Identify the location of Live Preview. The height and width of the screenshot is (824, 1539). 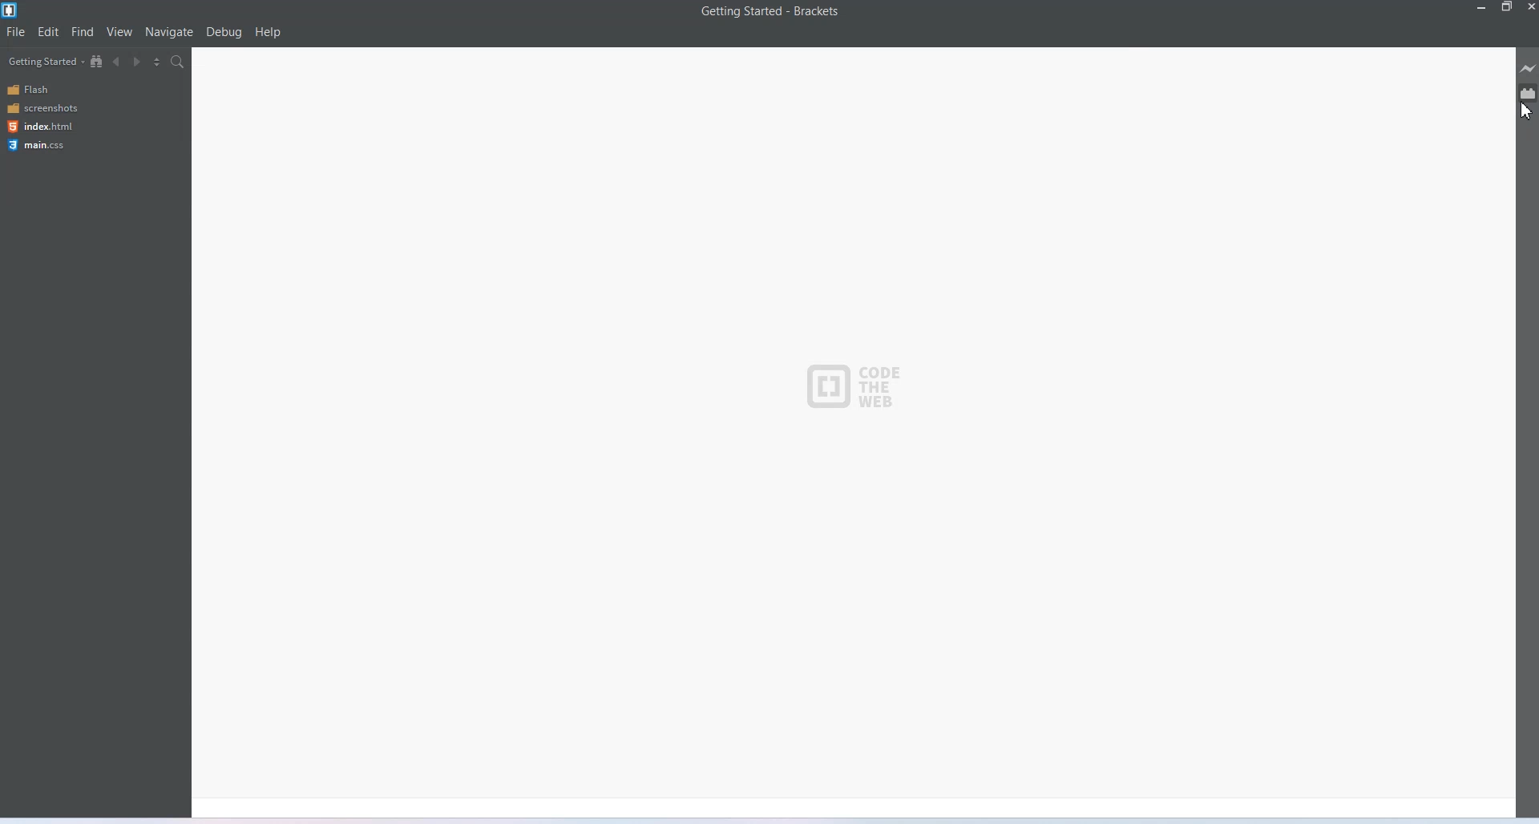
(1526, 68).